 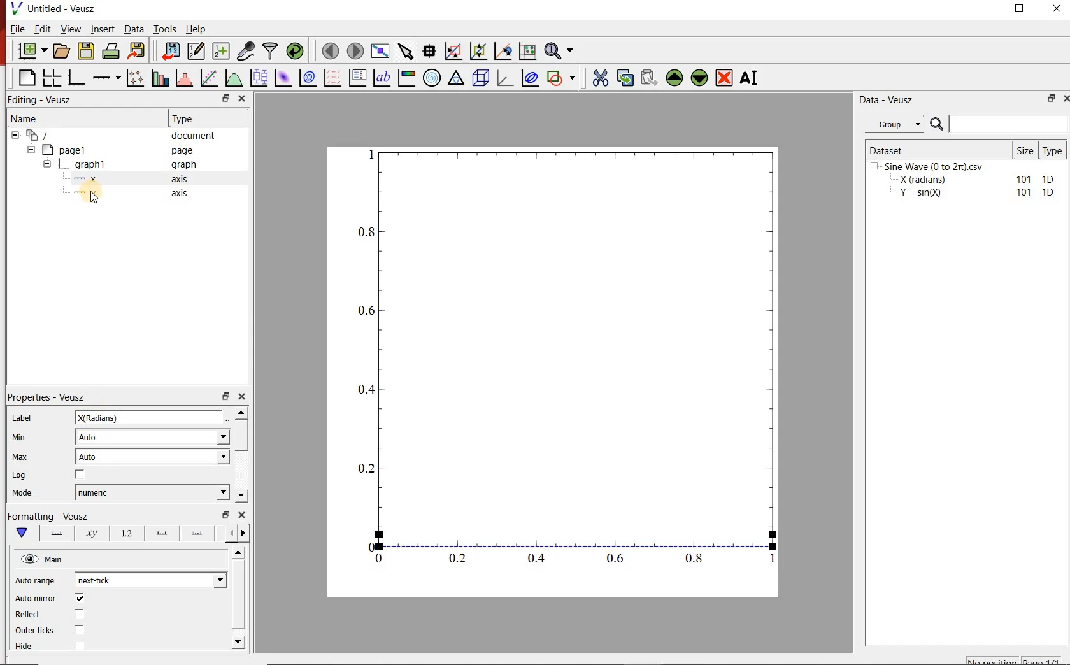 What do you see at coordinates (186, 117) in the screenshot?
I see `Type` at bounding box center [186, 117].